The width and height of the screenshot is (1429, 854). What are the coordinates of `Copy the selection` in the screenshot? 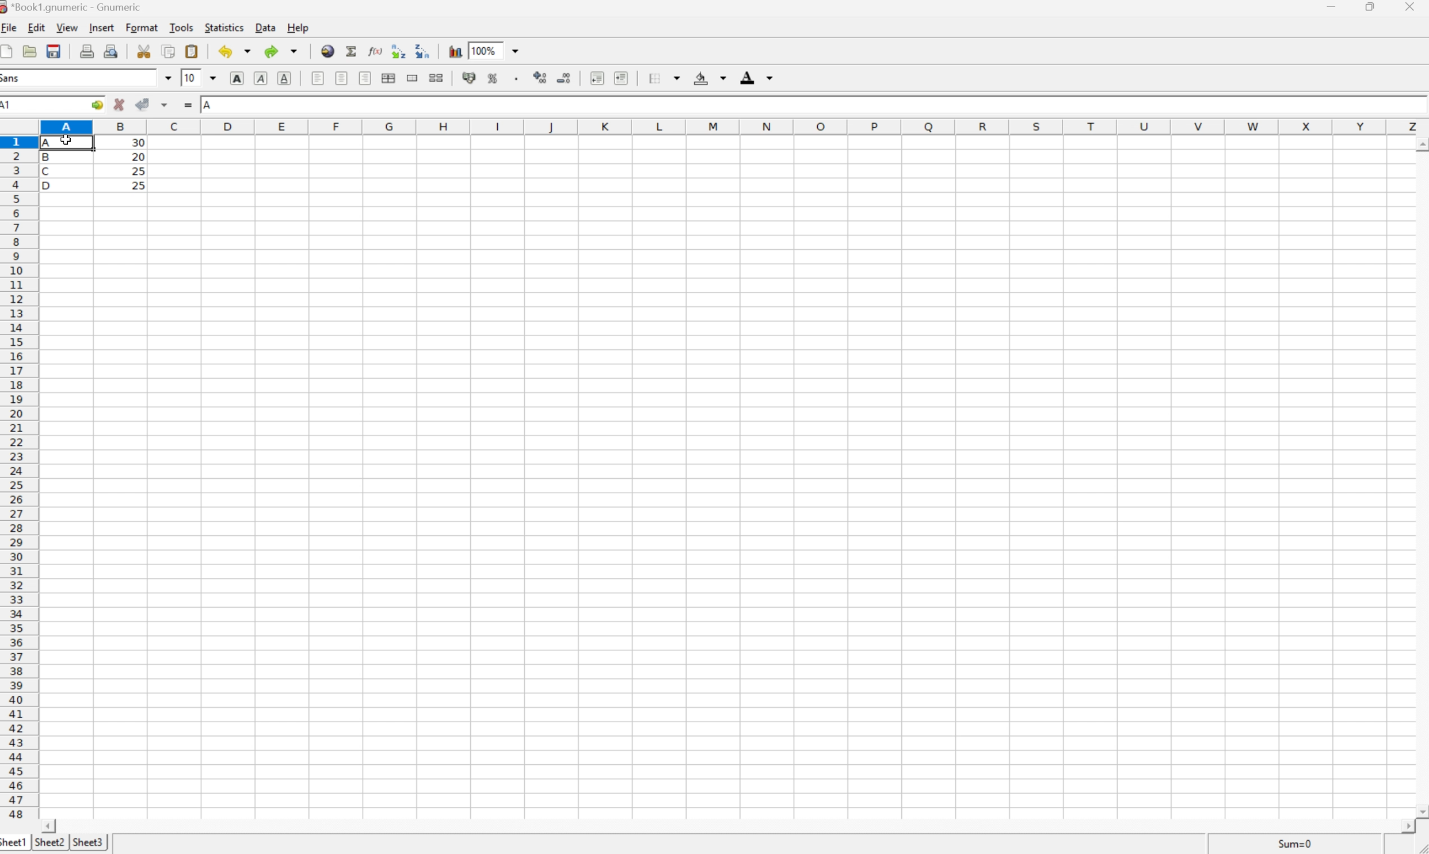 It's located at (169, 52).